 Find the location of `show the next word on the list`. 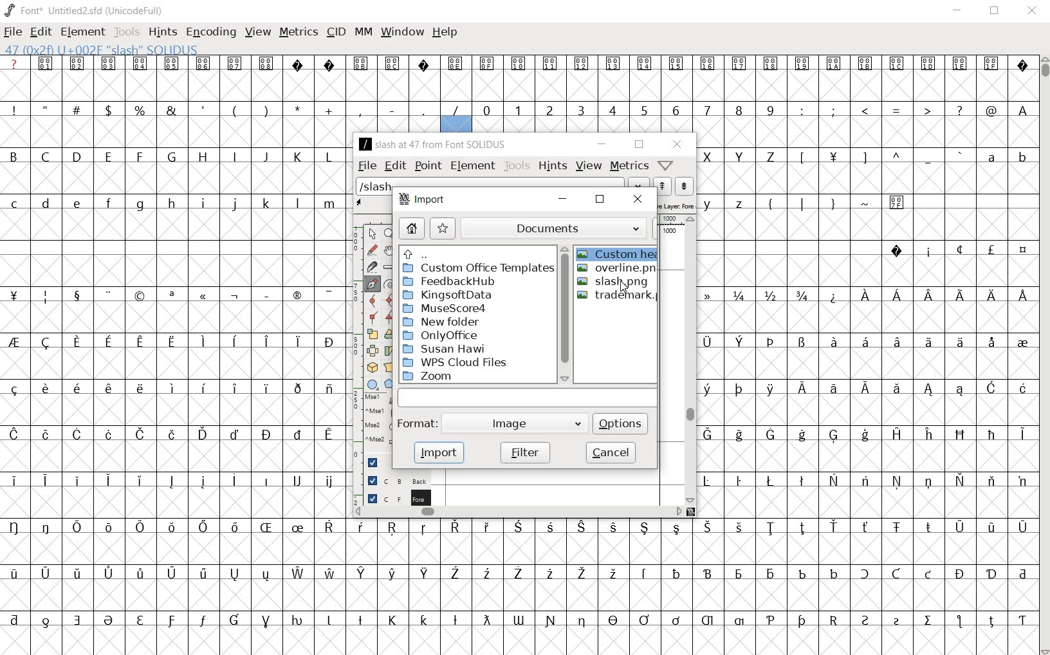

show the next word on the list is located at coordinates (661, 187).